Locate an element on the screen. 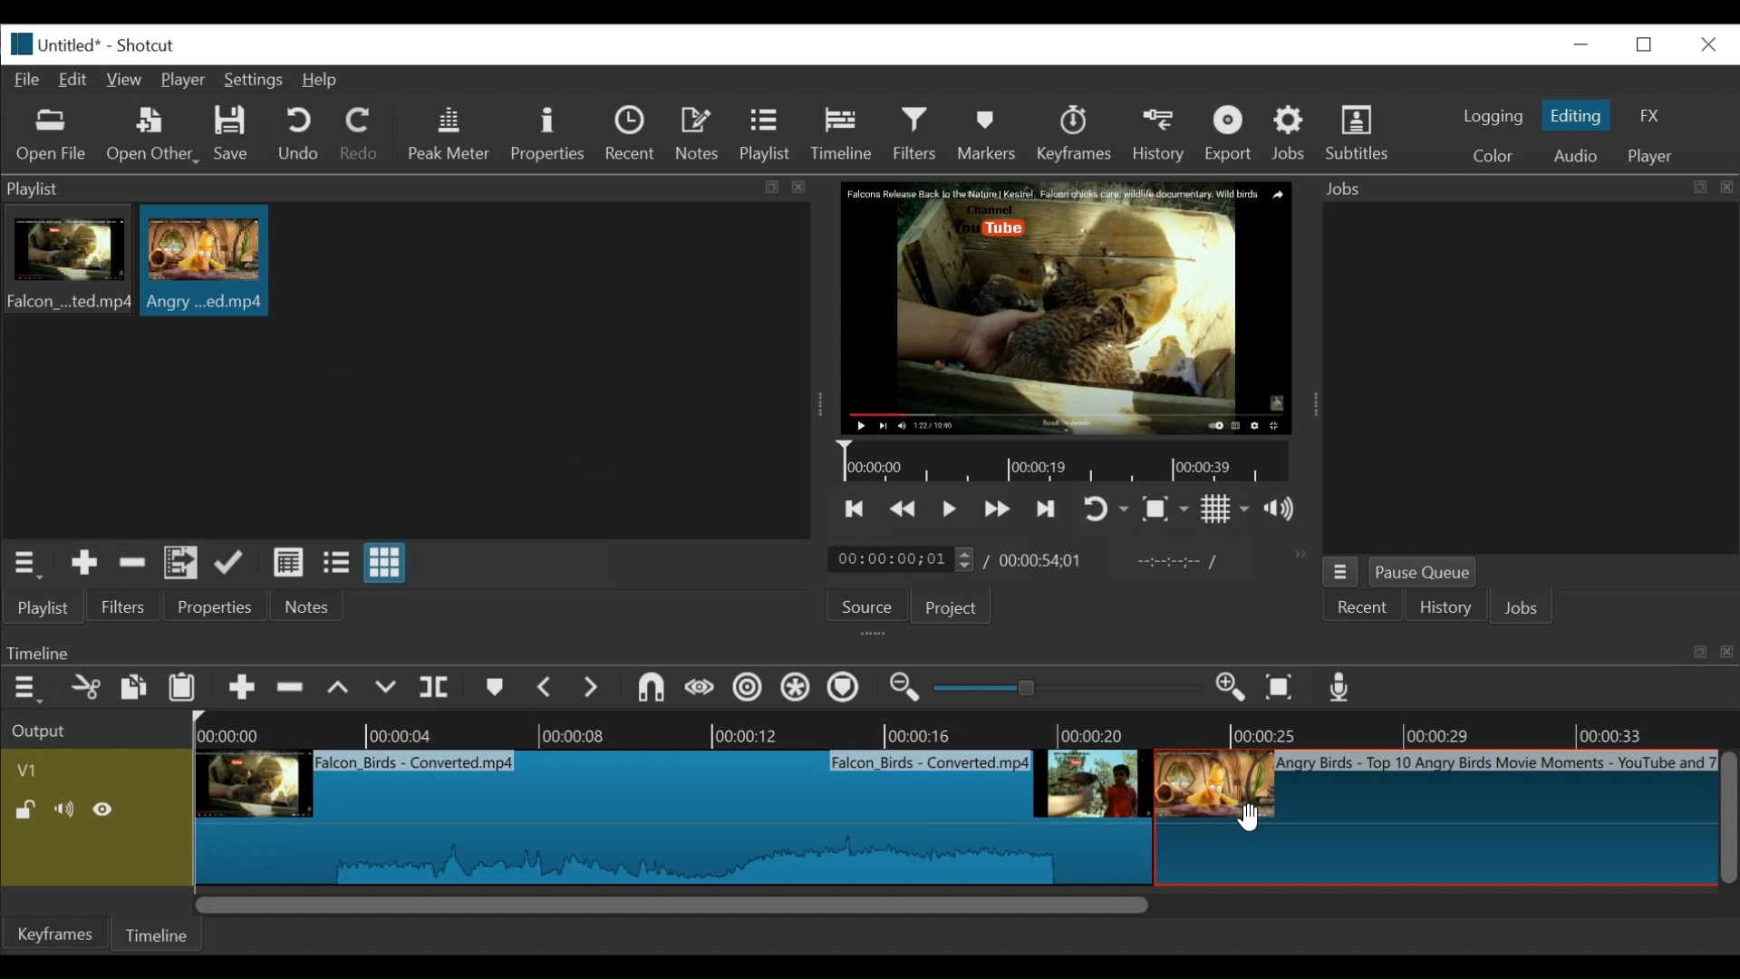 Image resolution: width=1740 pixels, height=979 pixels. File name is located at coordinates (72, 47).